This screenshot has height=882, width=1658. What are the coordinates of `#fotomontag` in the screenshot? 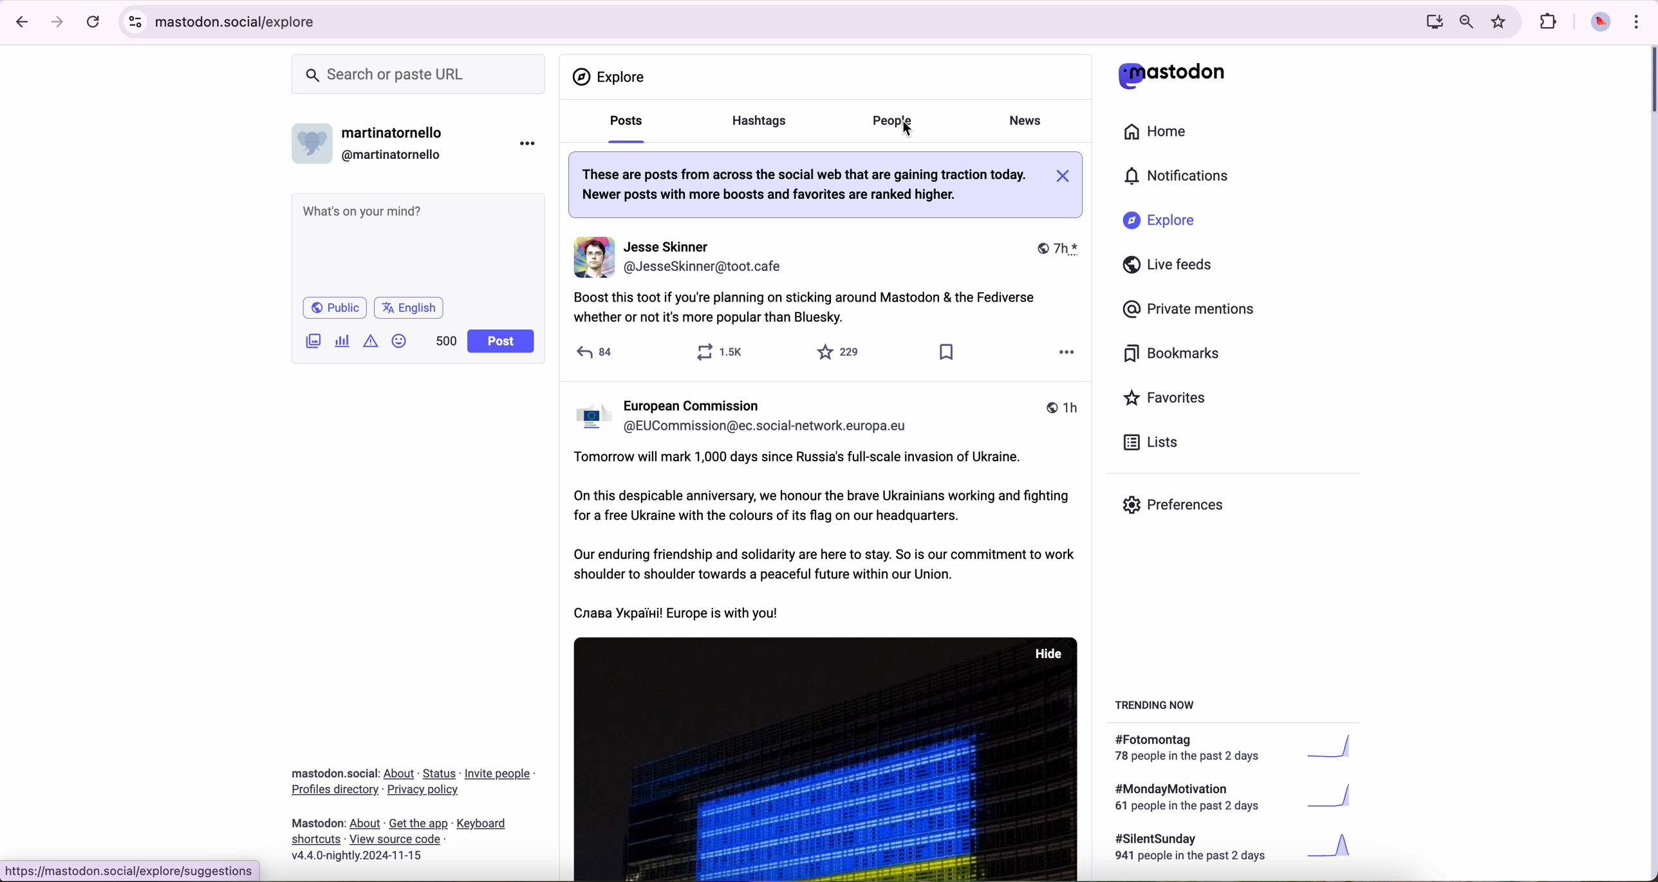 It's located at (1242, 748).